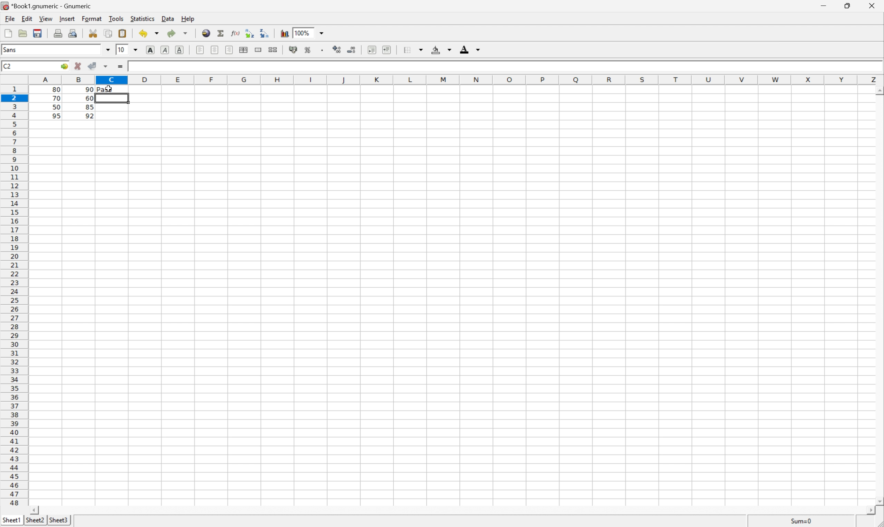 The width and height of the screenshot is (884, 527). Describe the element at coordinates (259, 50) in the screenshot. I see `Merge ranges of cells` at that location.